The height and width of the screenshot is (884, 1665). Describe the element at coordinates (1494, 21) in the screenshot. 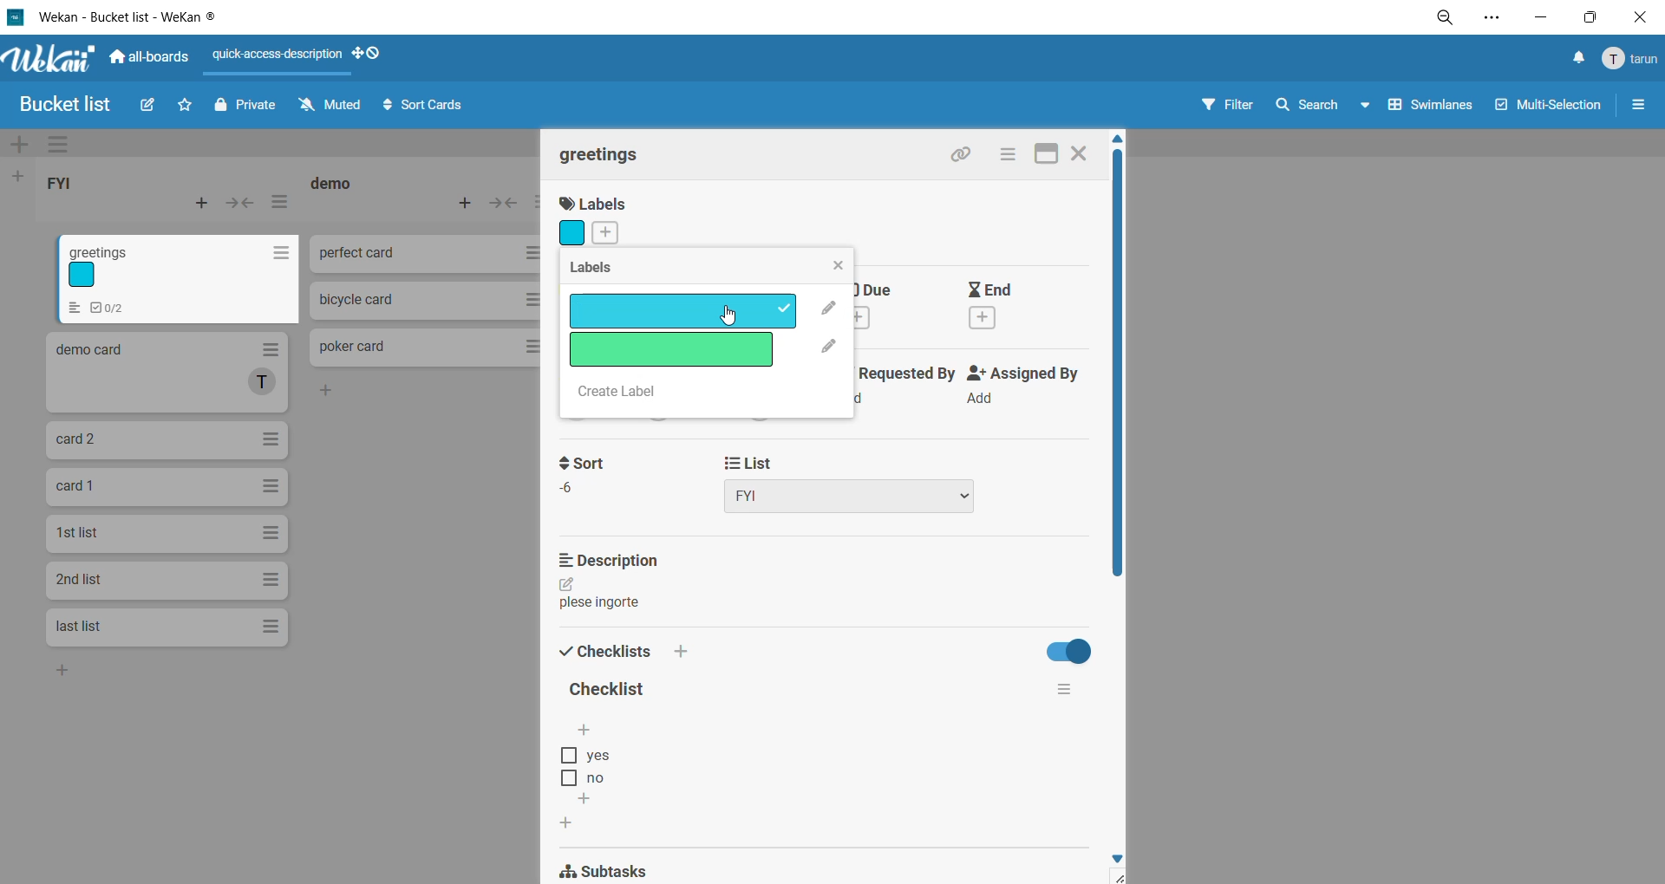

I see `settings` at that location.